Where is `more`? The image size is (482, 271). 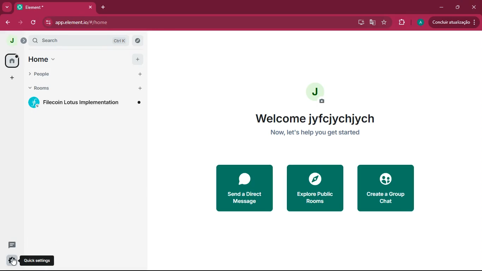 more is located at coordinates (7, 7).